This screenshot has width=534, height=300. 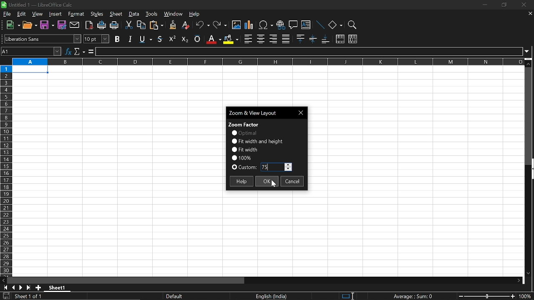 I want to click on justified, so click(x=286, y=39).